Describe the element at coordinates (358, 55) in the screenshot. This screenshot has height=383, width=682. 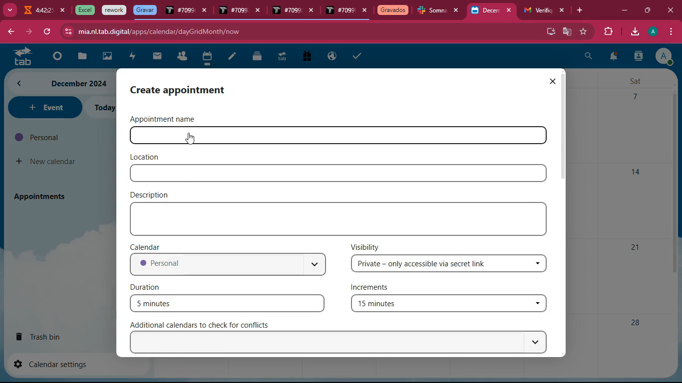
I see `taks` at that location.